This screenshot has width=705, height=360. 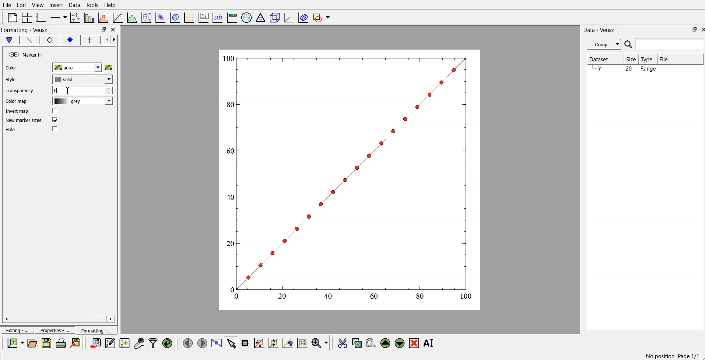 I want to click on move down, so click(x=400, y=342).